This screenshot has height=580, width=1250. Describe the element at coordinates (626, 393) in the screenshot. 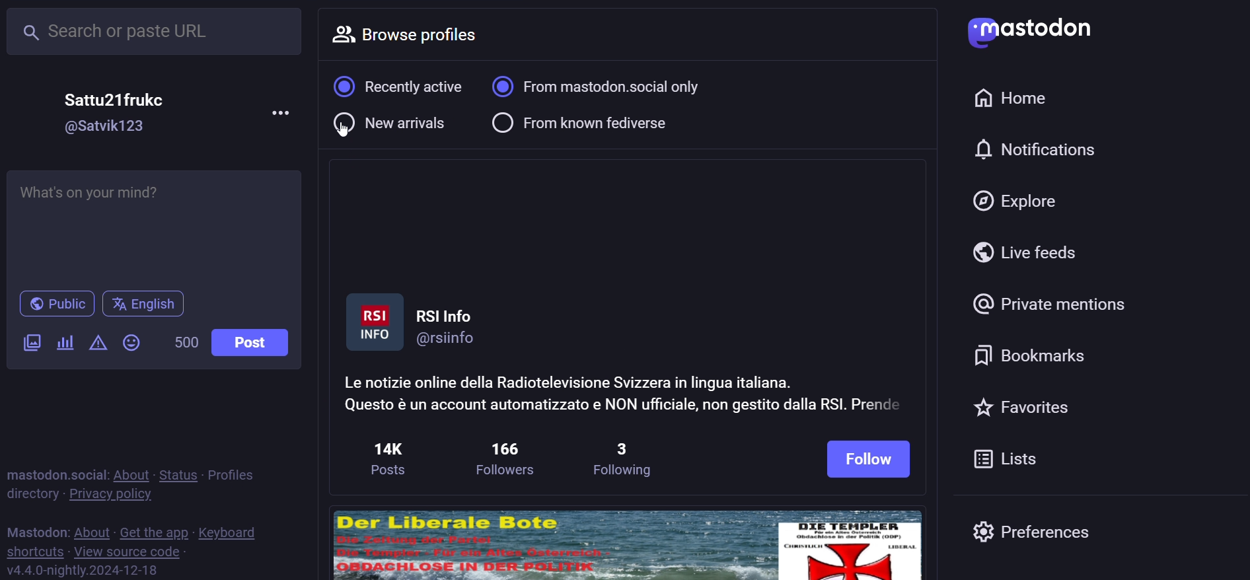

I see `Le notizie online della Radiotelevisione Svizzera in lingua italiana.
Questo & un account automatizzato e NON ufficiale, non gestito dalla RSI. Prend` at that location.